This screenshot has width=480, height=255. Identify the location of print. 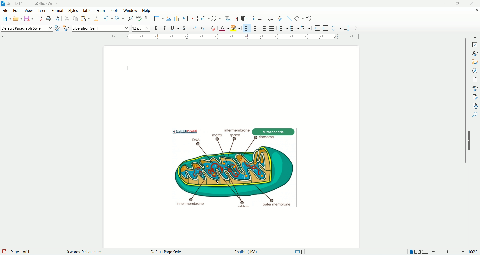
(48, 19).